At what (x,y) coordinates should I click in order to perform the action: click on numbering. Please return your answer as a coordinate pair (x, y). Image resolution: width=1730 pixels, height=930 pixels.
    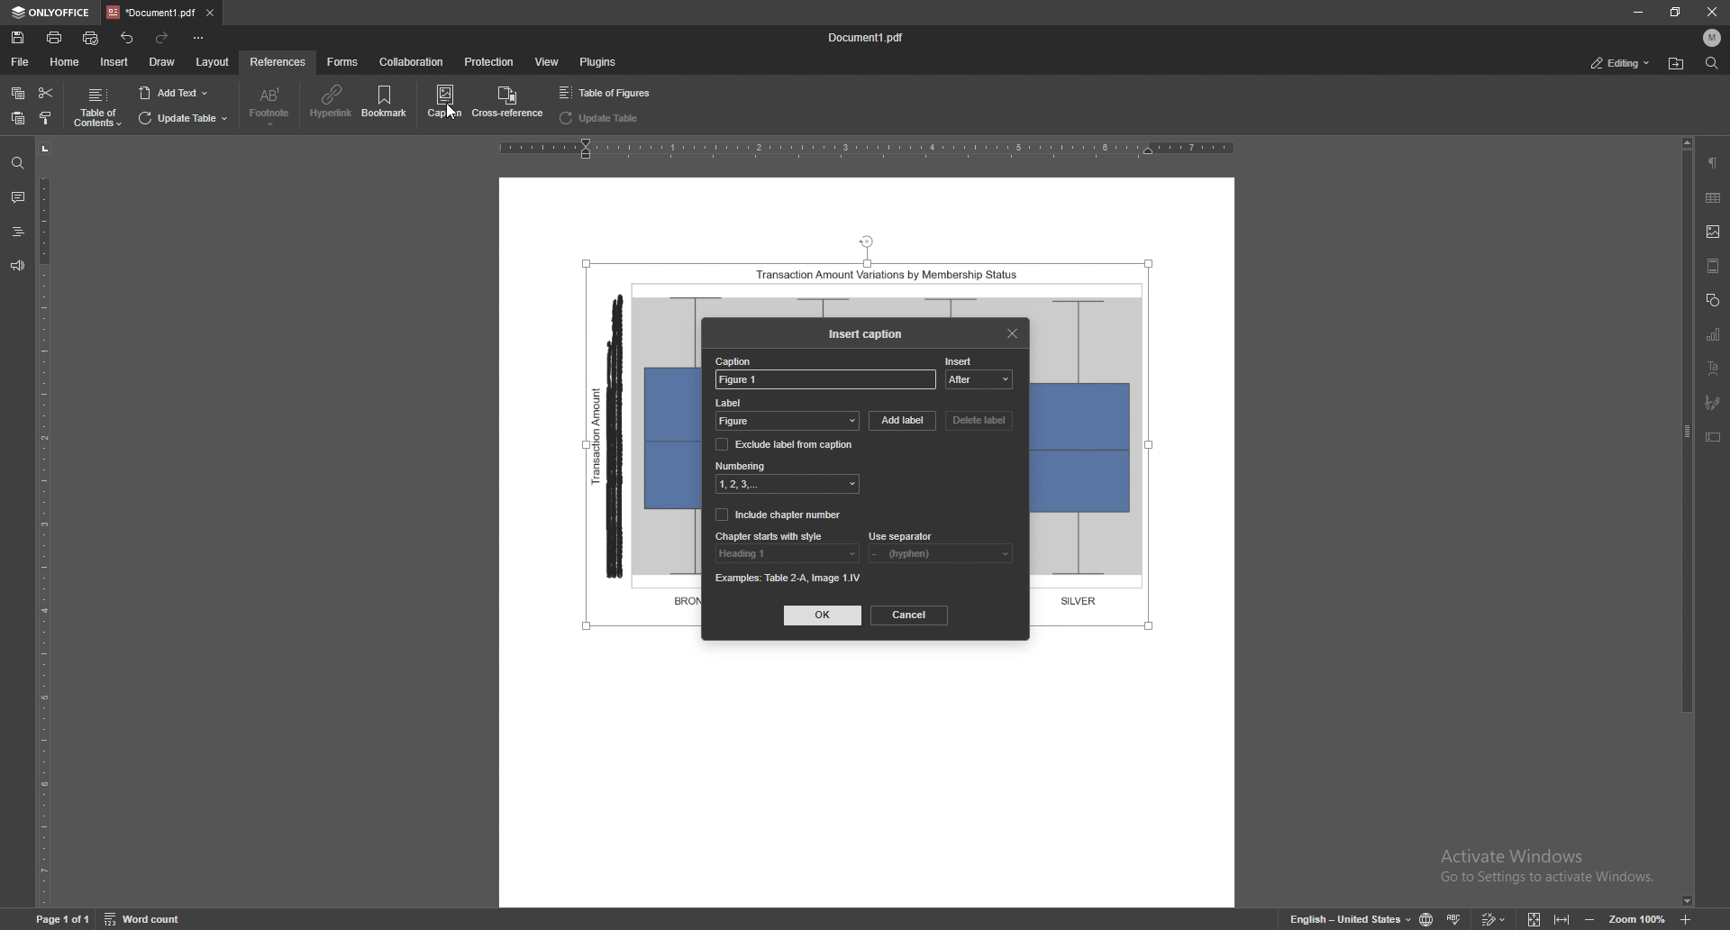
    Looking at the image, I should click on (790, 484).